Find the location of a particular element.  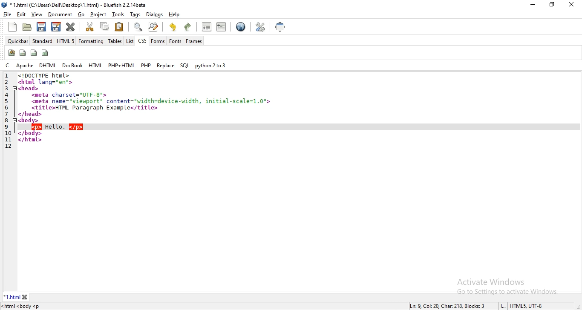

<meta charset="UTF-8"> is located at coordinates (70, 95).